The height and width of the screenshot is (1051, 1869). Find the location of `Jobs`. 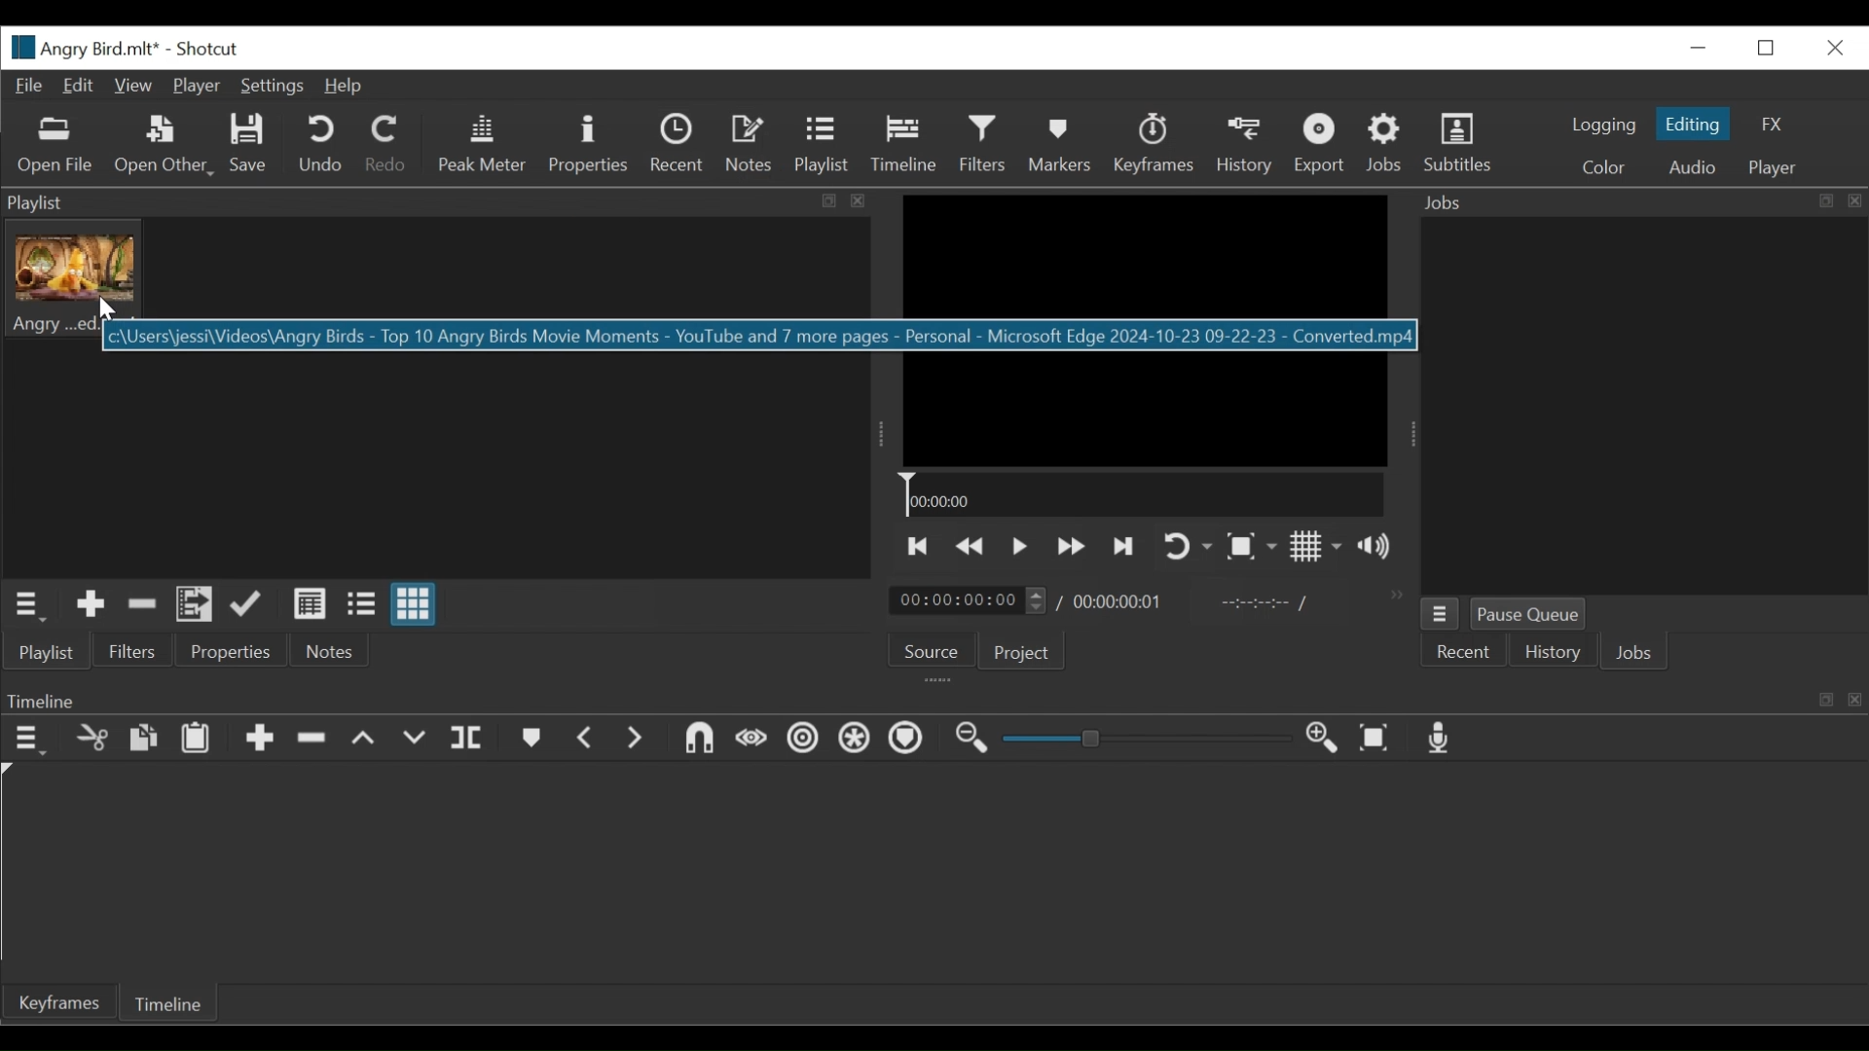

Jobs is located at coordinates (1388, 143).